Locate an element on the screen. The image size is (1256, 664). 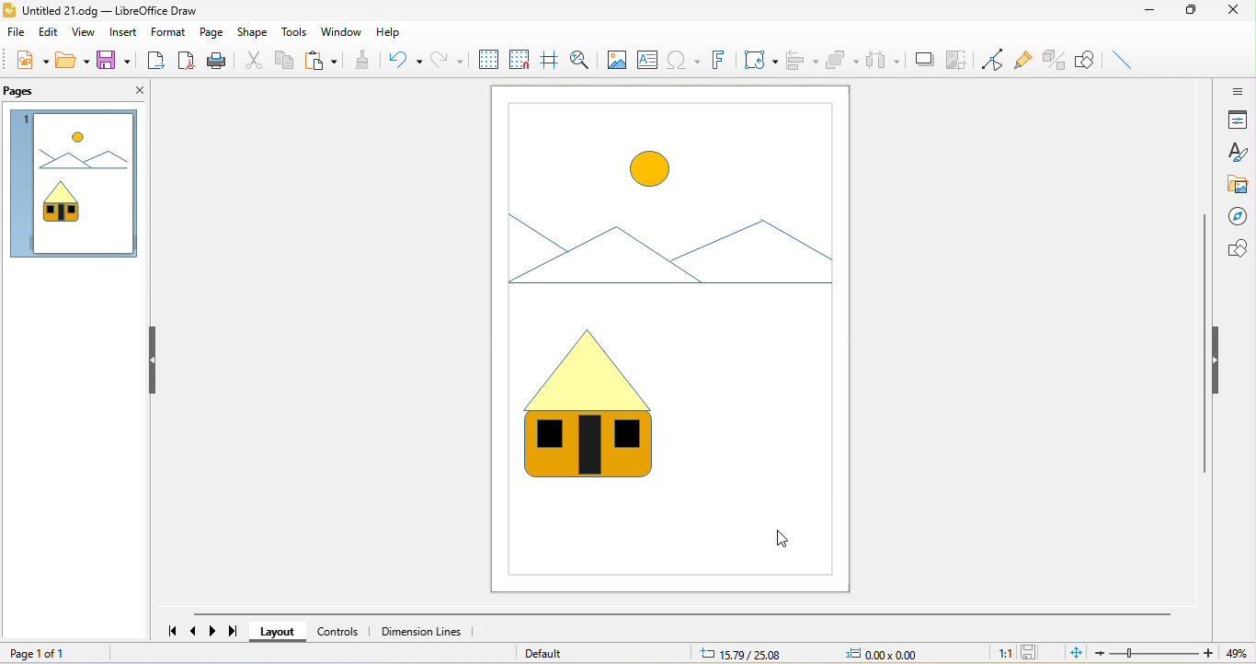
cursor is located at coordinates (786, 537).